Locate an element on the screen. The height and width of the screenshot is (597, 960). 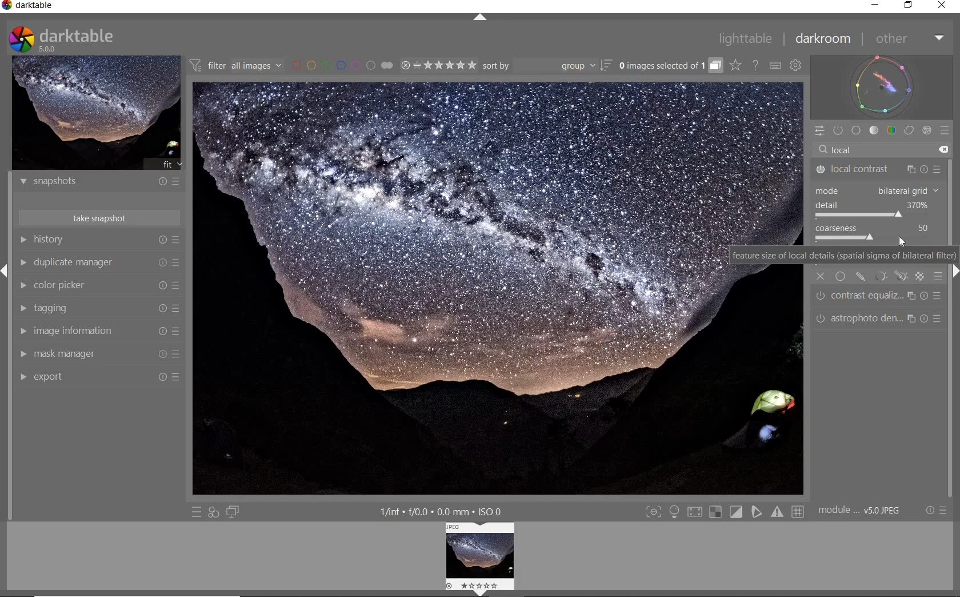
IMAGE PREVIEW is located at coordinates (482, 555).